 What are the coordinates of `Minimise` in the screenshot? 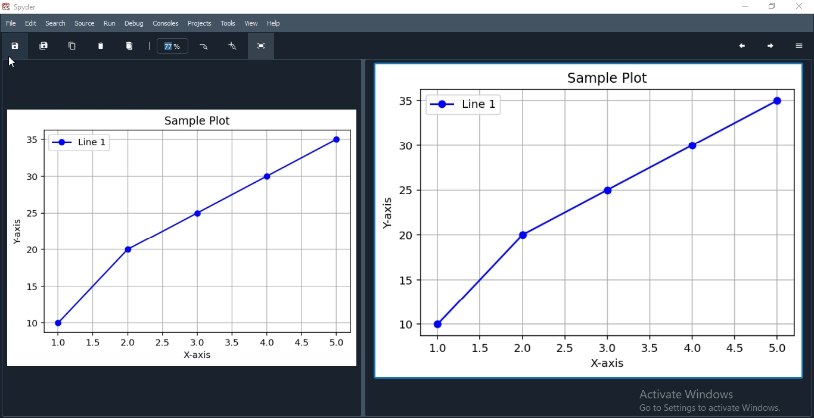 It's located at (745, 7).